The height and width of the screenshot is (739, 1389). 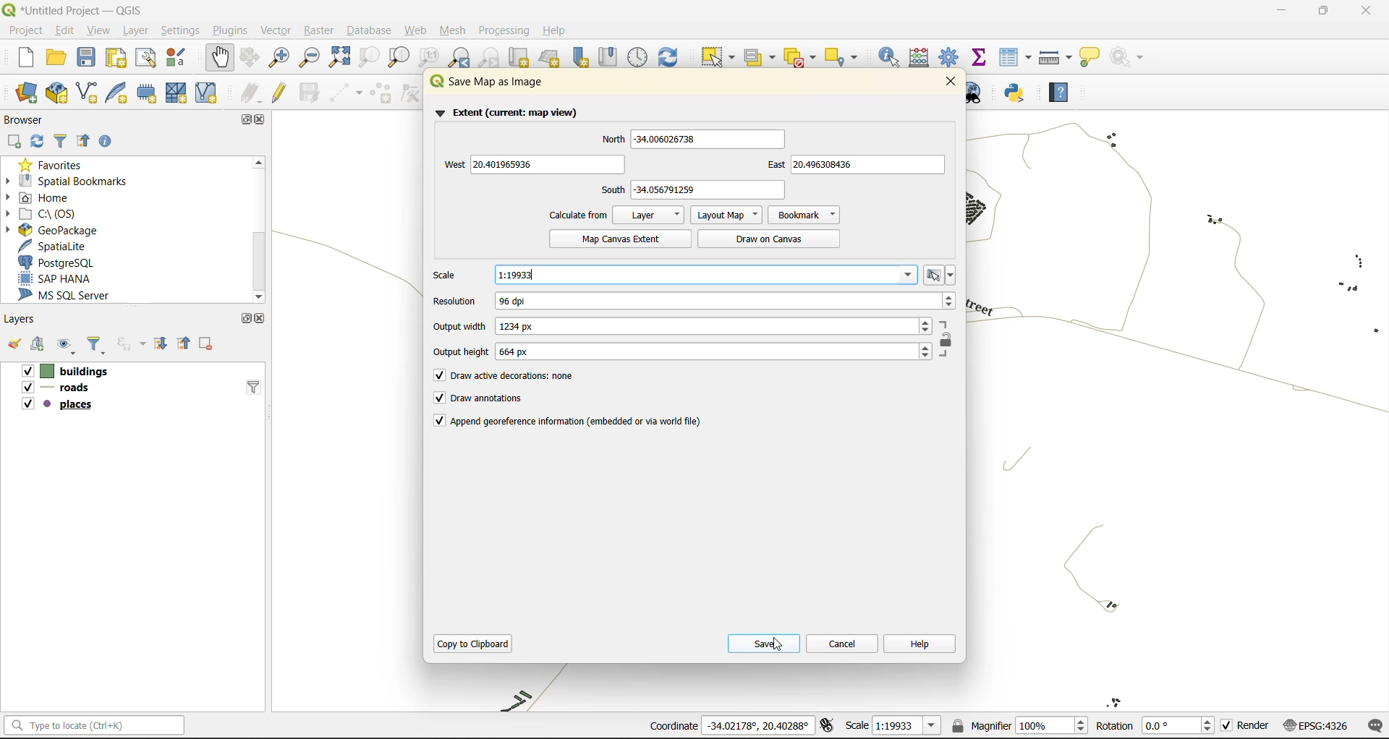 I want to click on show spatial bookmark, so click(x=611, y=59).